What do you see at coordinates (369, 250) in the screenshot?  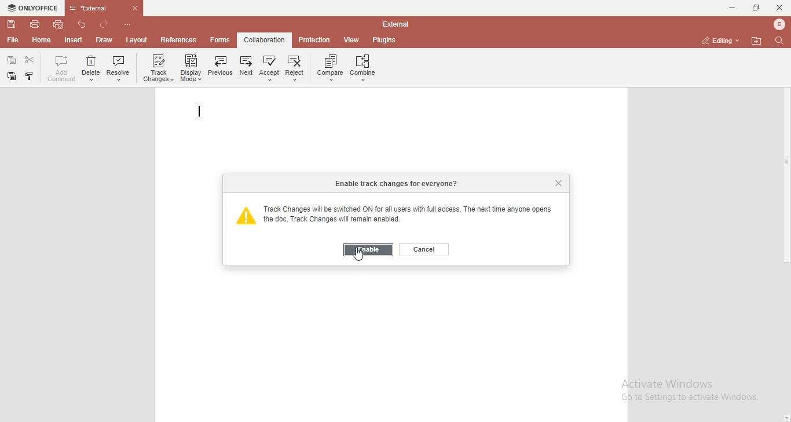 I see `enable` at bounding box center [369, 250].